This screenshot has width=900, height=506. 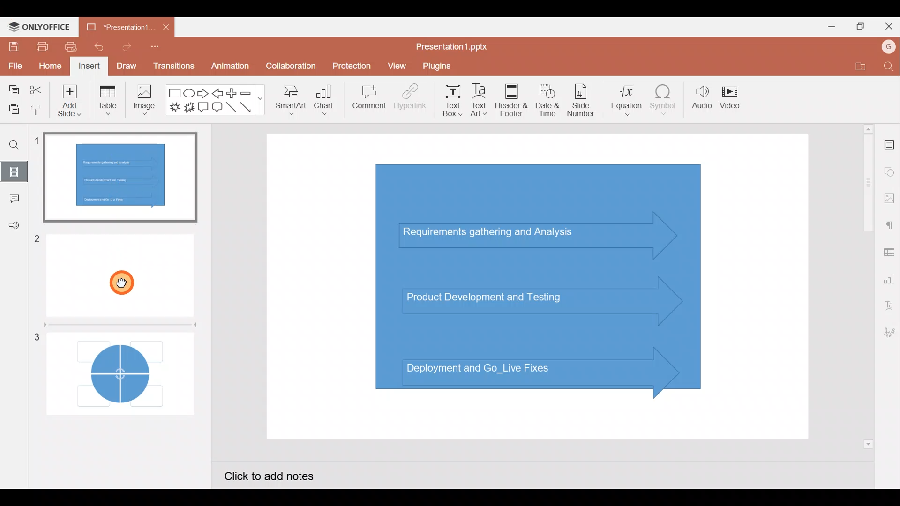 I want to click on Signature settings, so click(x=888, y=333).